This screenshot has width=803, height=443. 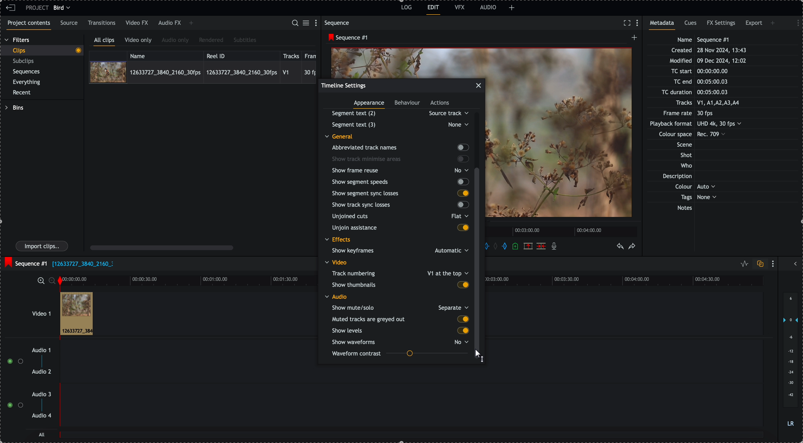 What do you see at coordinates (23, 93) in the screenshot?
I see `recent` at bounding box center [23, 93].